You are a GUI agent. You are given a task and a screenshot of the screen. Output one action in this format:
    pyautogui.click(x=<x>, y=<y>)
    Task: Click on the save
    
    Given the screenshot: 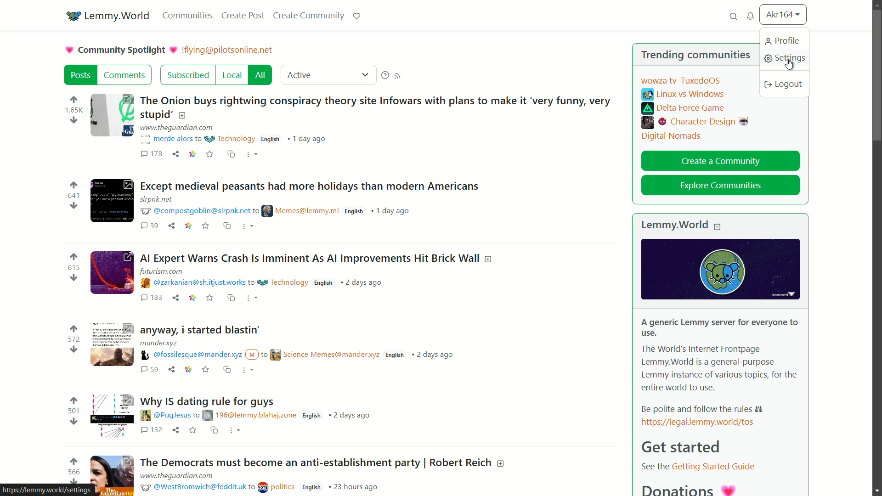 What is the action you would take?
    pyautogui.click(x=192, y=429)
    